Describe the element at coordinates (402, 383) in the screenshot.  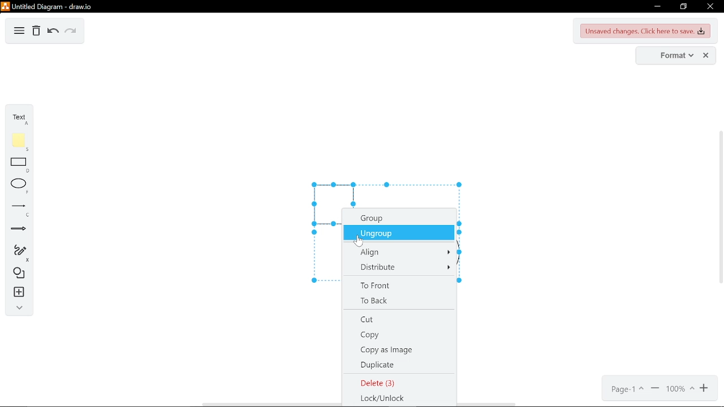
I see `delete` at that location.